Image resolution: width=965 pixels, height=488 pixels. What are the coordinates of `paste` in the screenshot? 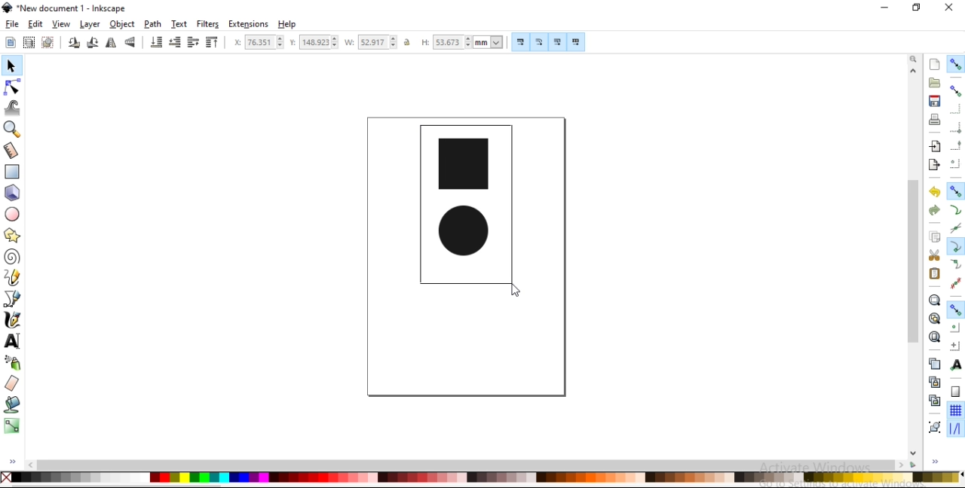 It's located at (935, 274).